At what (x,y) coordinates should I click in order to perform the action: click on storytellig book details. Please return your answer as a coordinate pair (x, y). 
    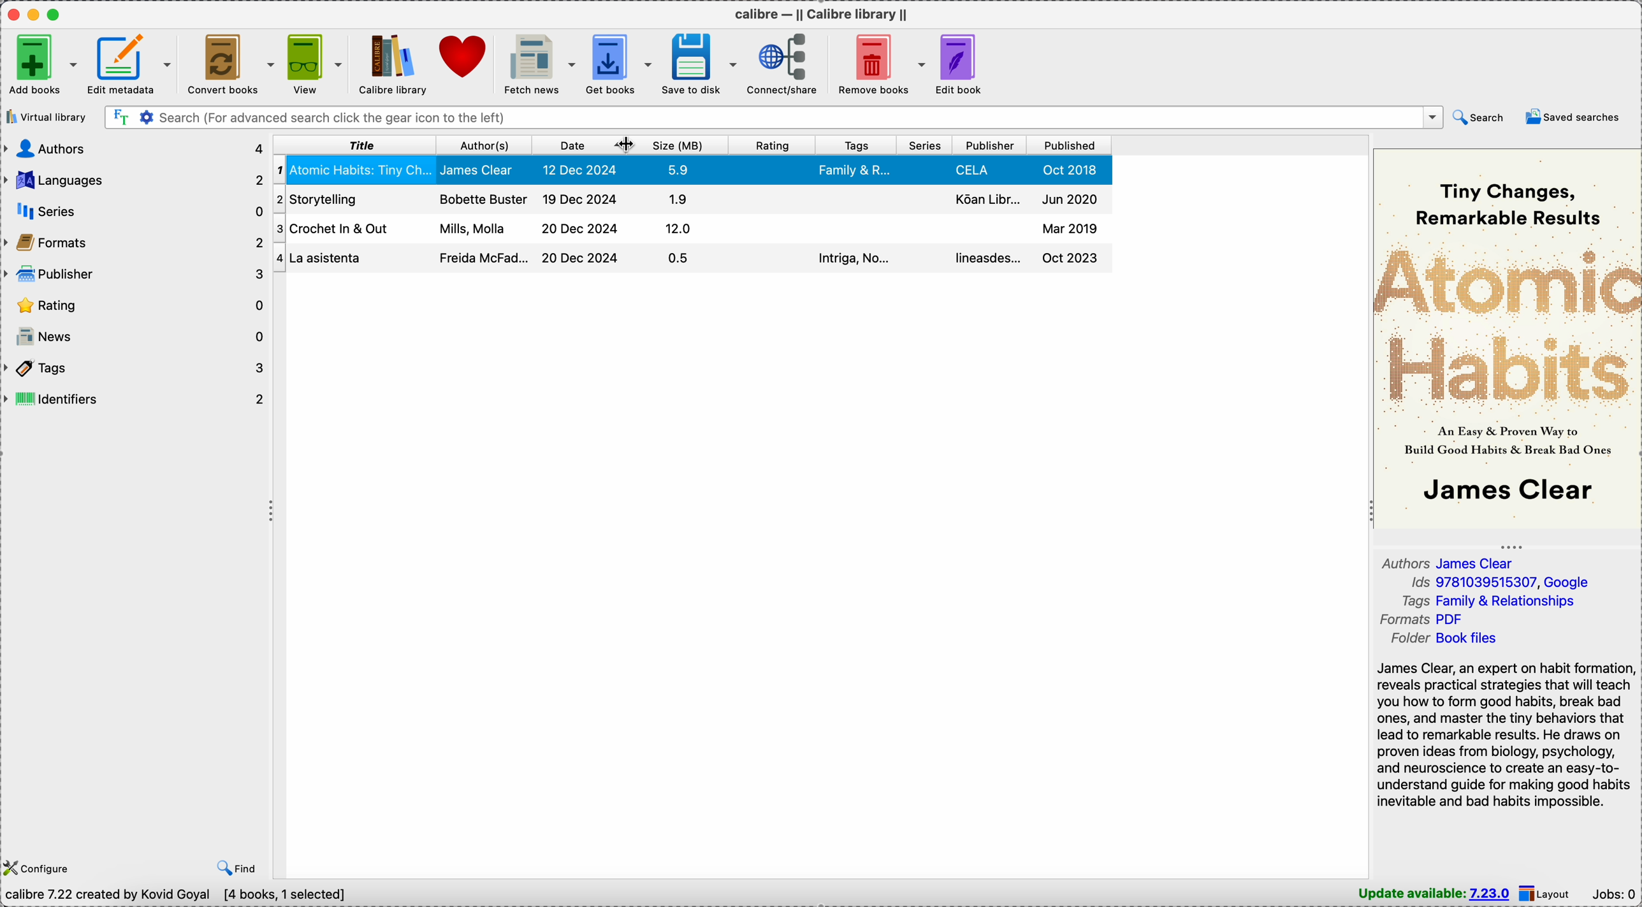
    Looking at the image, I should click on (688, 259).